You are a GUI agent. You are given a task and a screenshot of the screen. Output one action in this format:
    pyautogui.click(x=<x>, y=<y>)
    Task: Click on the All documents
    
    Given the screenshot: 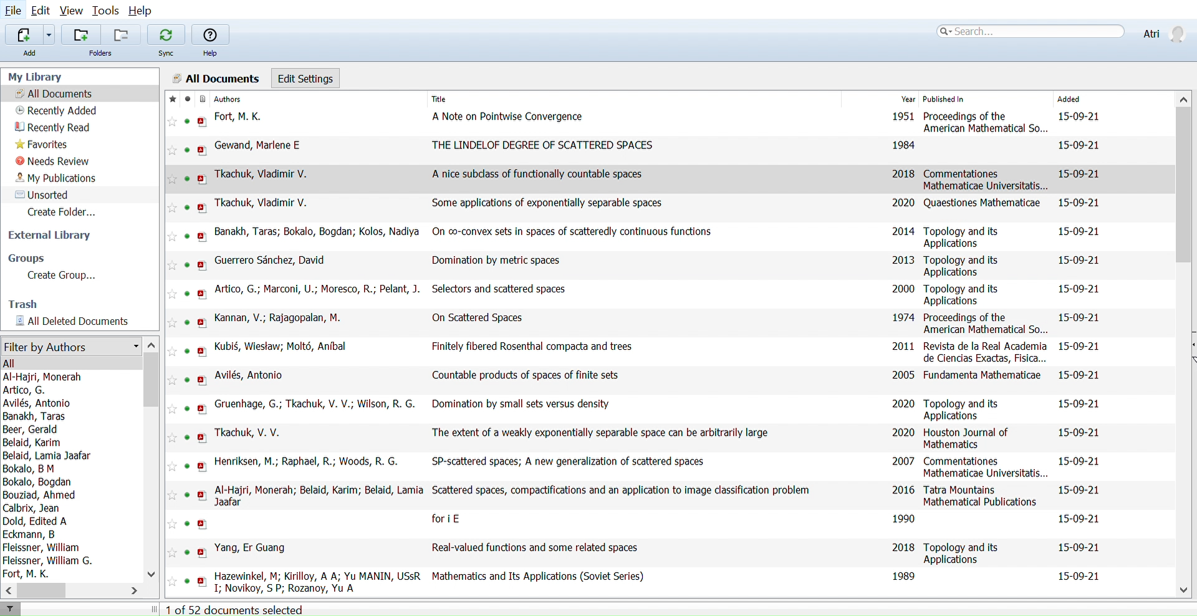 What is the action you would take?
    pyautogui.click(x=78, y=322)
    